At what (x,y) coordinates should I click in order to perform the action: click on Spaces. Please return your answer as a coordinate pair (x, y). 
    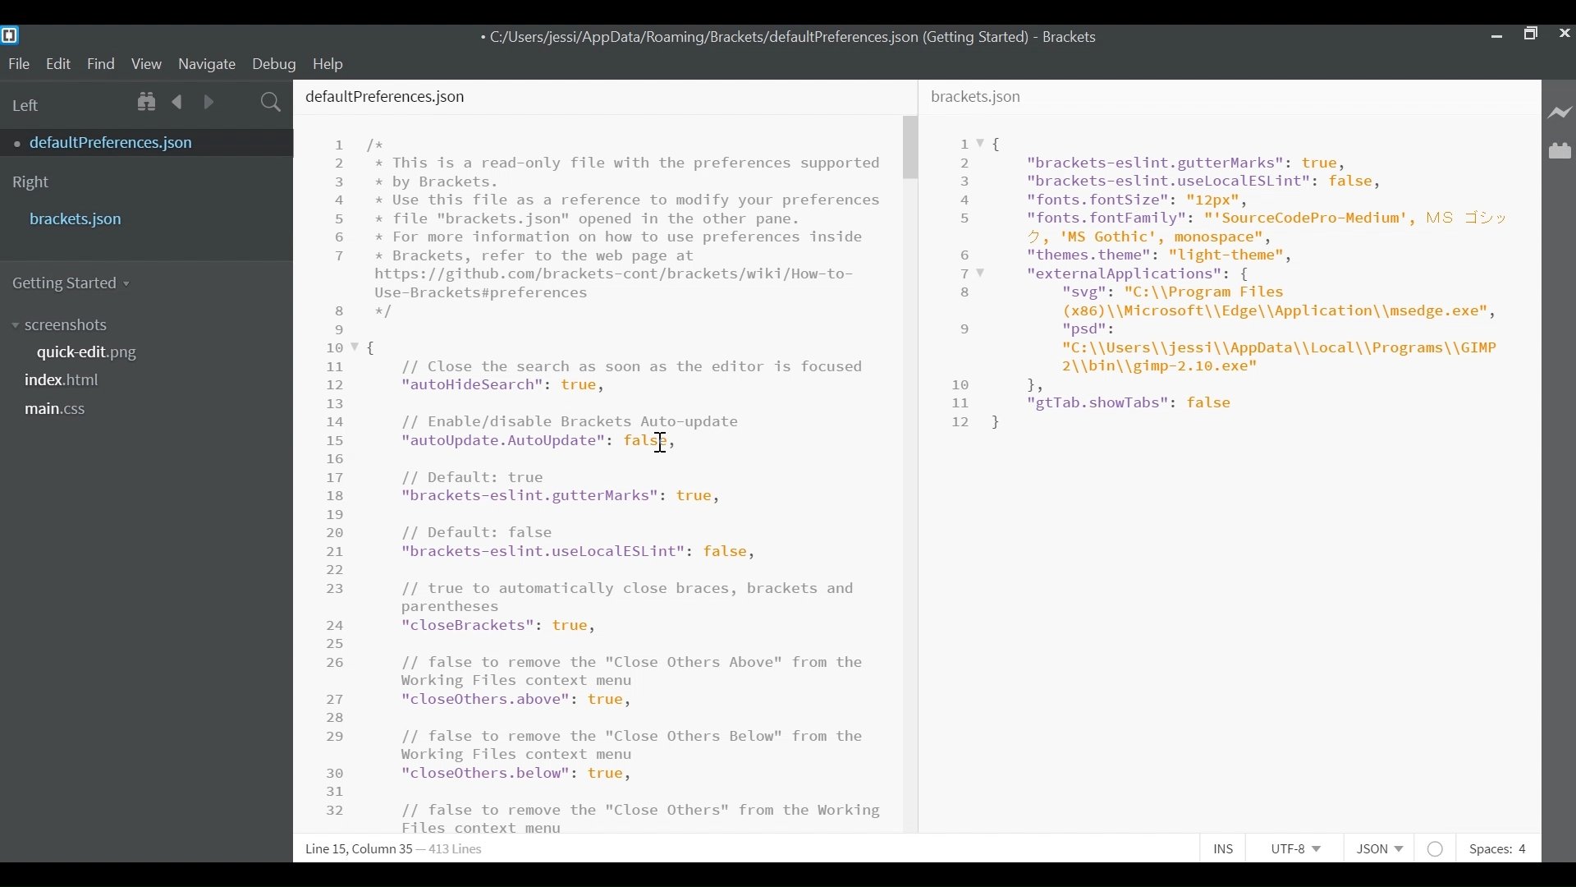
    Looking at the image, I should click on (1501, 848).